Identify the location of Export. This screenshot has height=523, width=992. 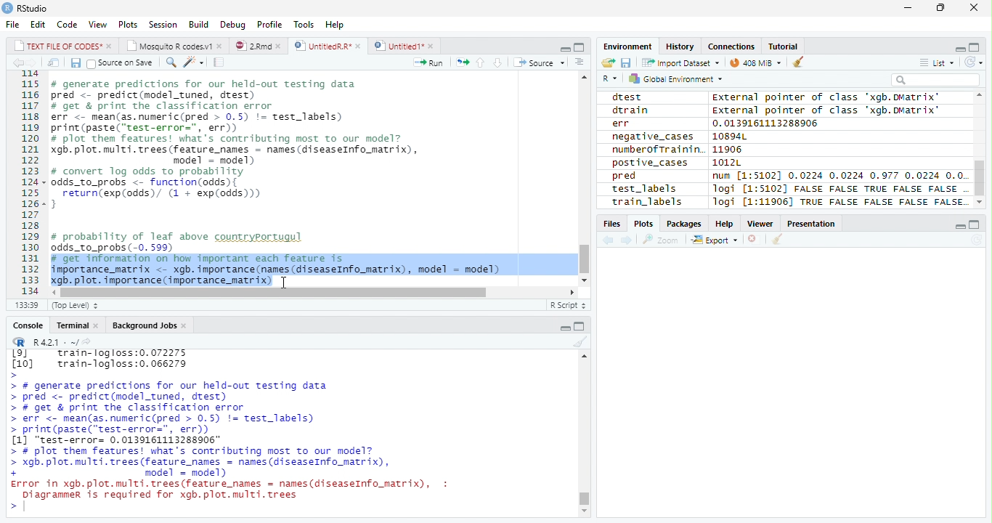
(715, 240).